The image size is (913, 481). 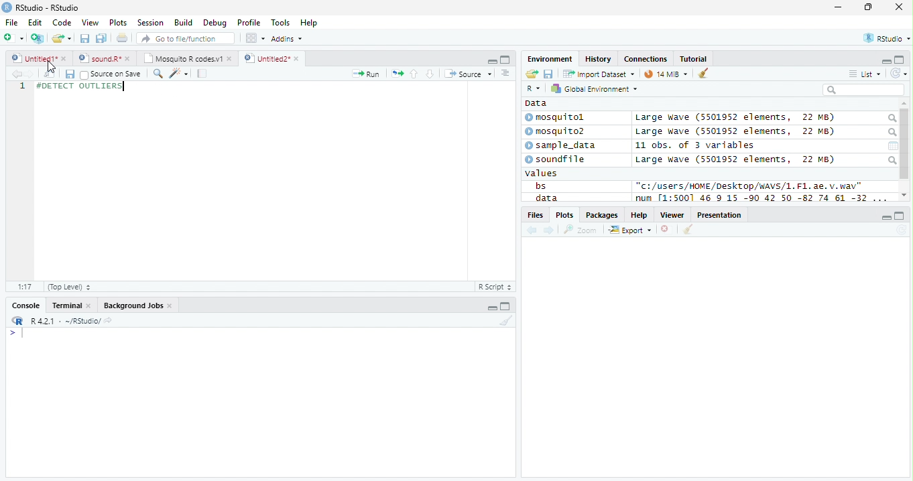 What do you see at coordinates (249, 22) in the screenshot?
I see `Profile` at bounding box center [249, 22].